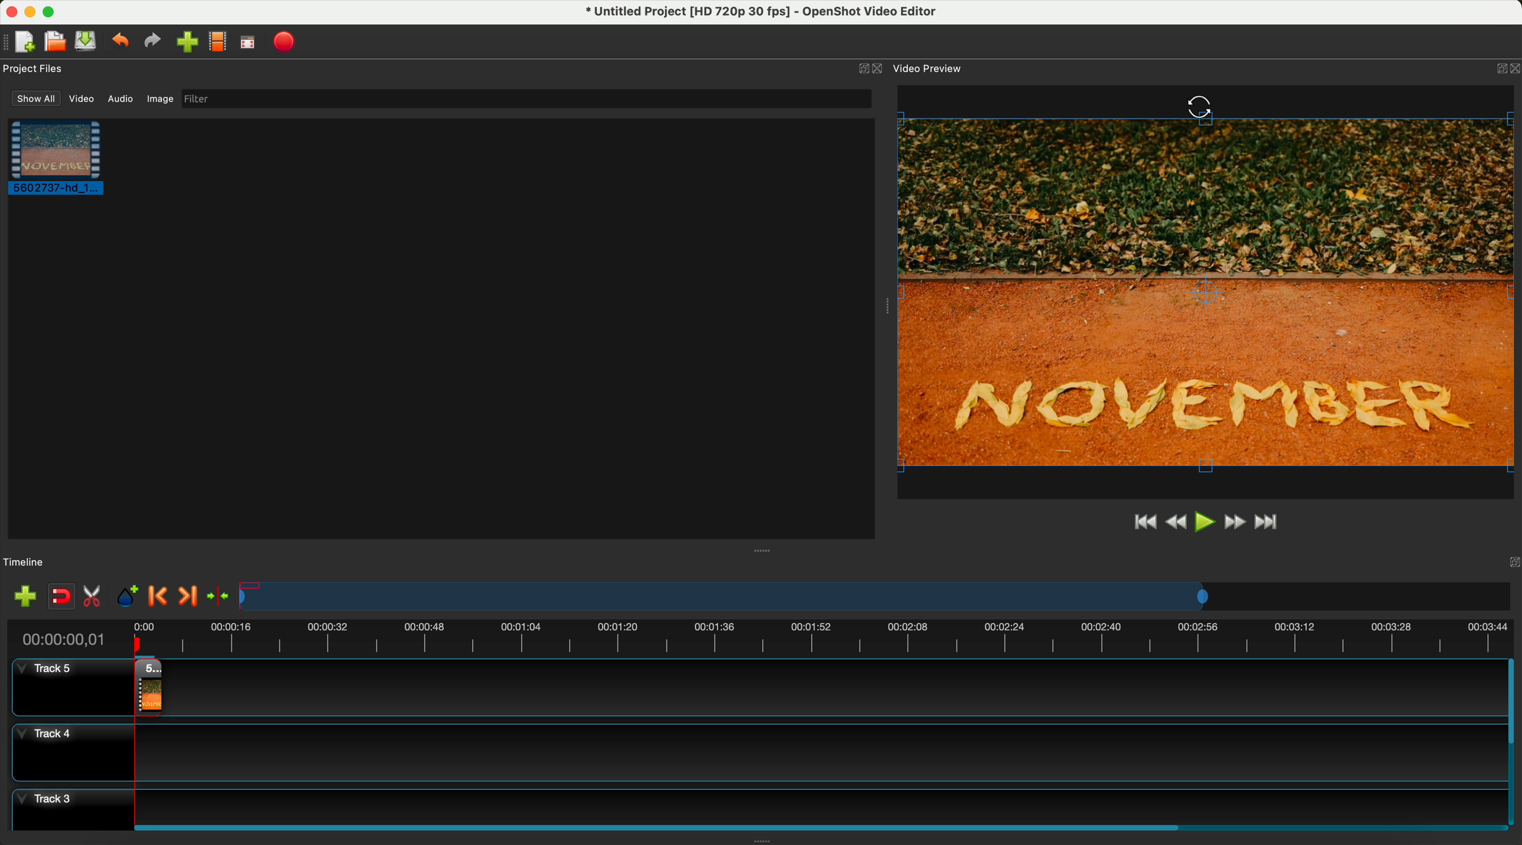 This screenshot has width=1522, height=845. What do you see at coordinates (217, 41) in the screenshot?
I see `choose profile` at bounding box center [217, 41].